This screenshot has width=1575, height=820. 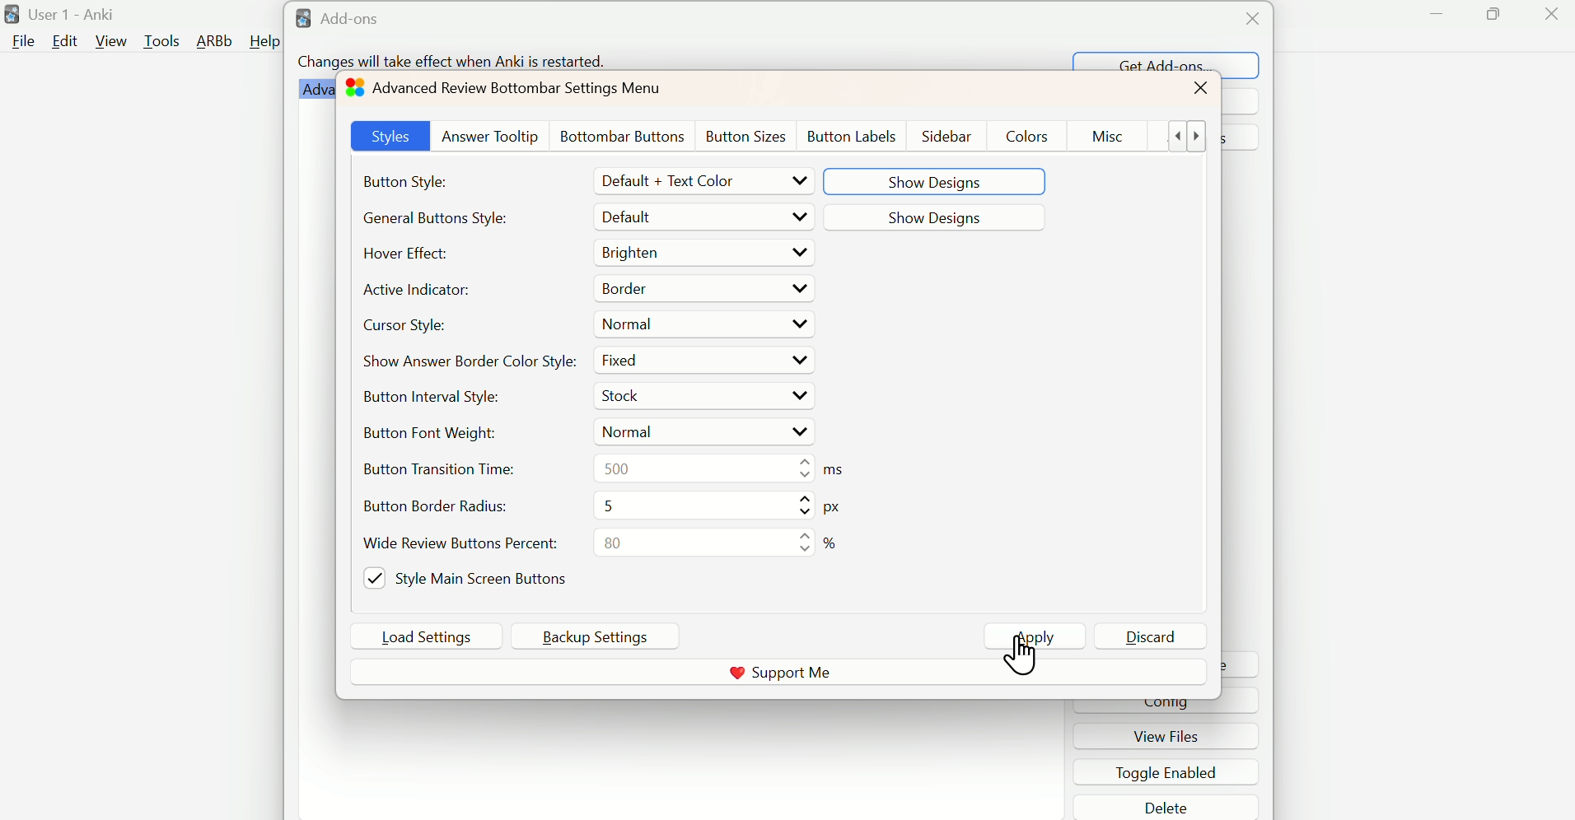 I want to click on Close, so click(x=1261, y=20).